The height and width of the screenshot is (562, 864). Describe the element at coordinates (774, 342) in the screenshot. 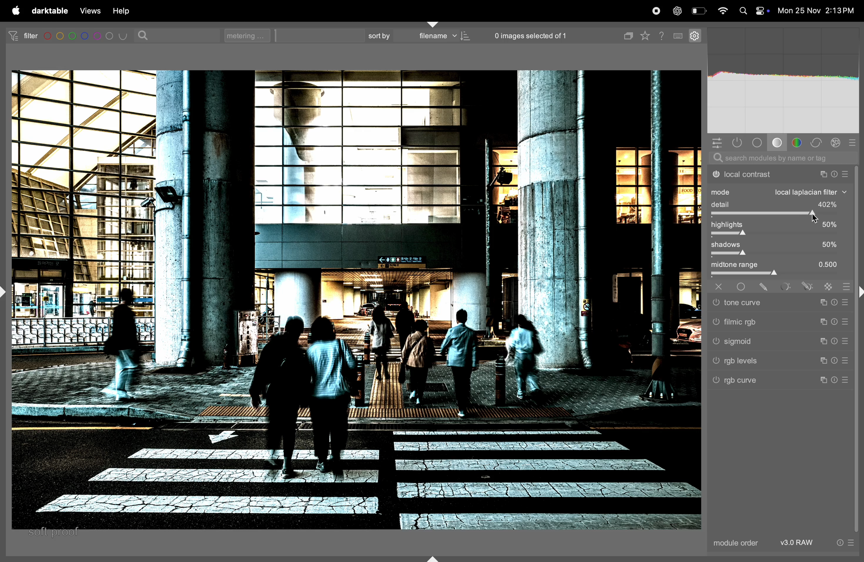

I see `sigmoid` at that location.